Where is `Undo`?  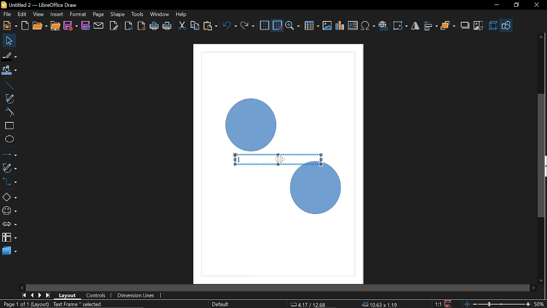 Undo is located at coordinates (230, 27).